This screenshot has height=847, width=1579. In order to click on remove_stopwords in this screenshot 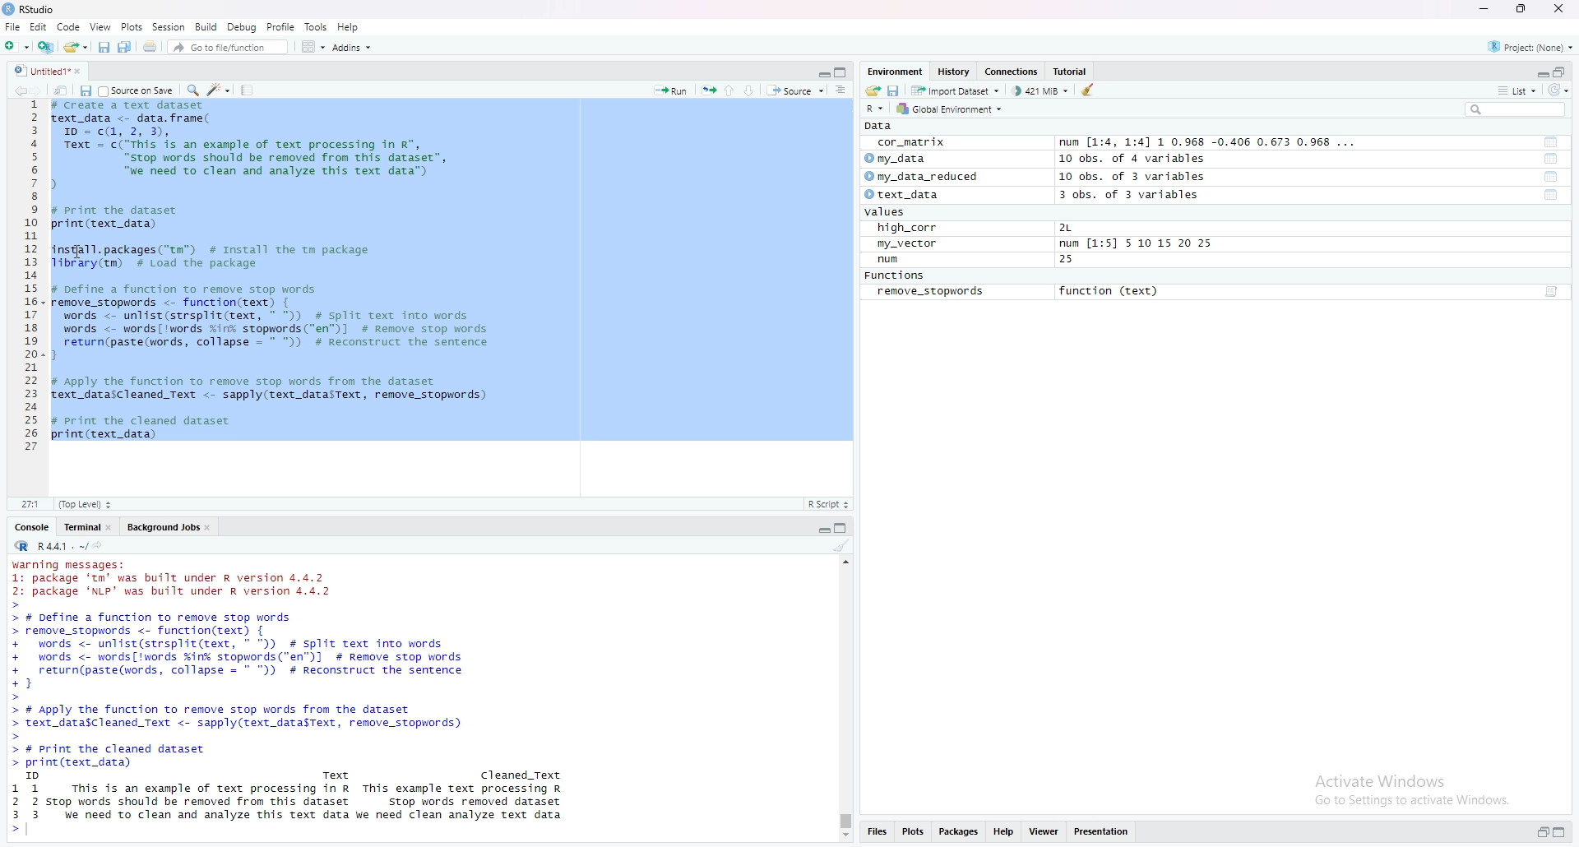, I will do `click(929, 292)`.